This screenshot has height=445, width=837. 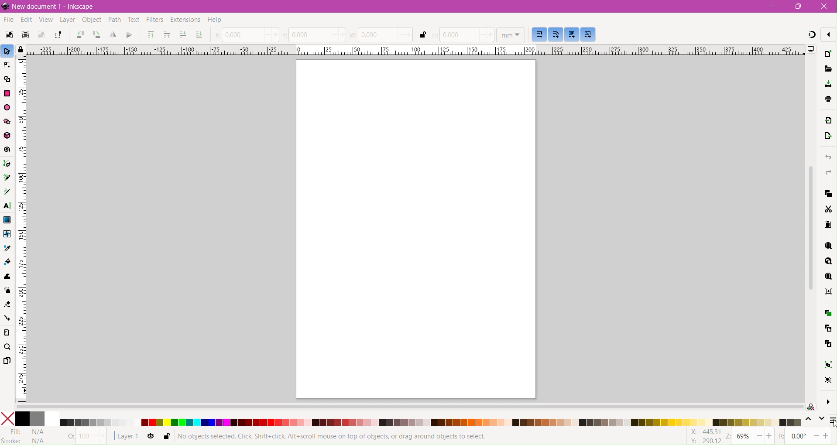 I want to click on Extensions, so click(x=184, y=20).